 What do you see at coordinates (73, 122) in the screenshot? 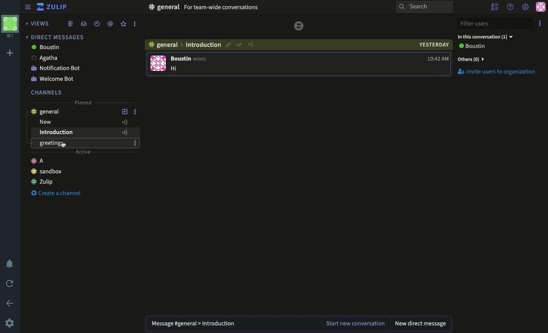
I see `new` at bounding box center [73, 122].